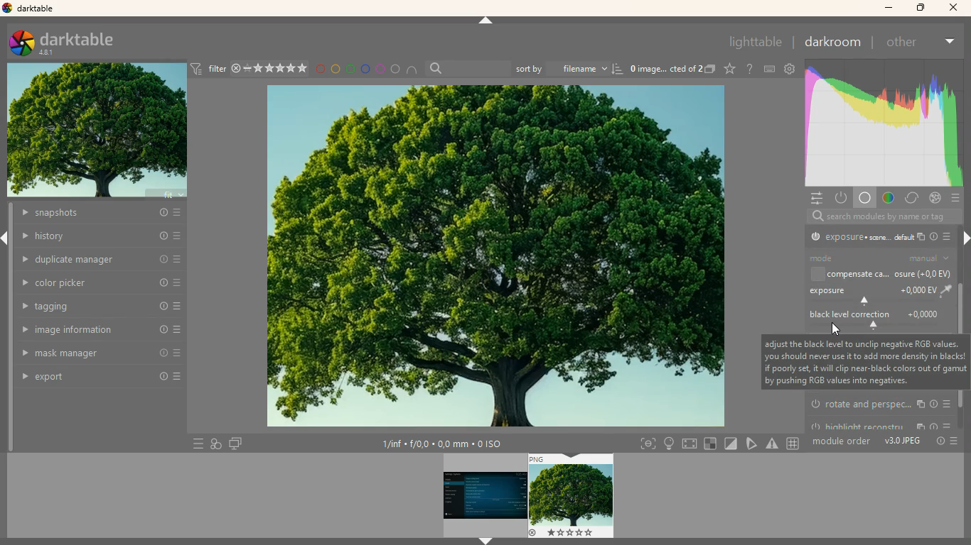  Describe the element at coordinates (97, 258) in the screenshot. I see `duplicate manager` at that location.